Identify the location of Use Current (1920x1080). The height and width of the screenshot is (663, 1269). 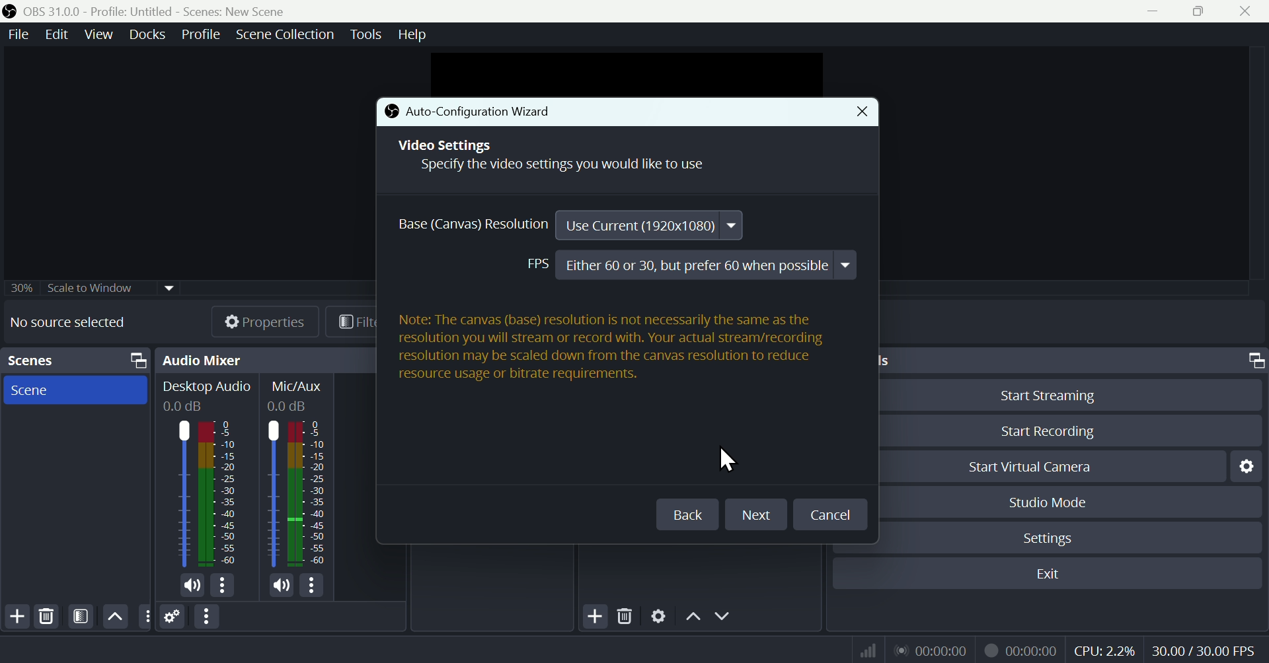
(650, 225).